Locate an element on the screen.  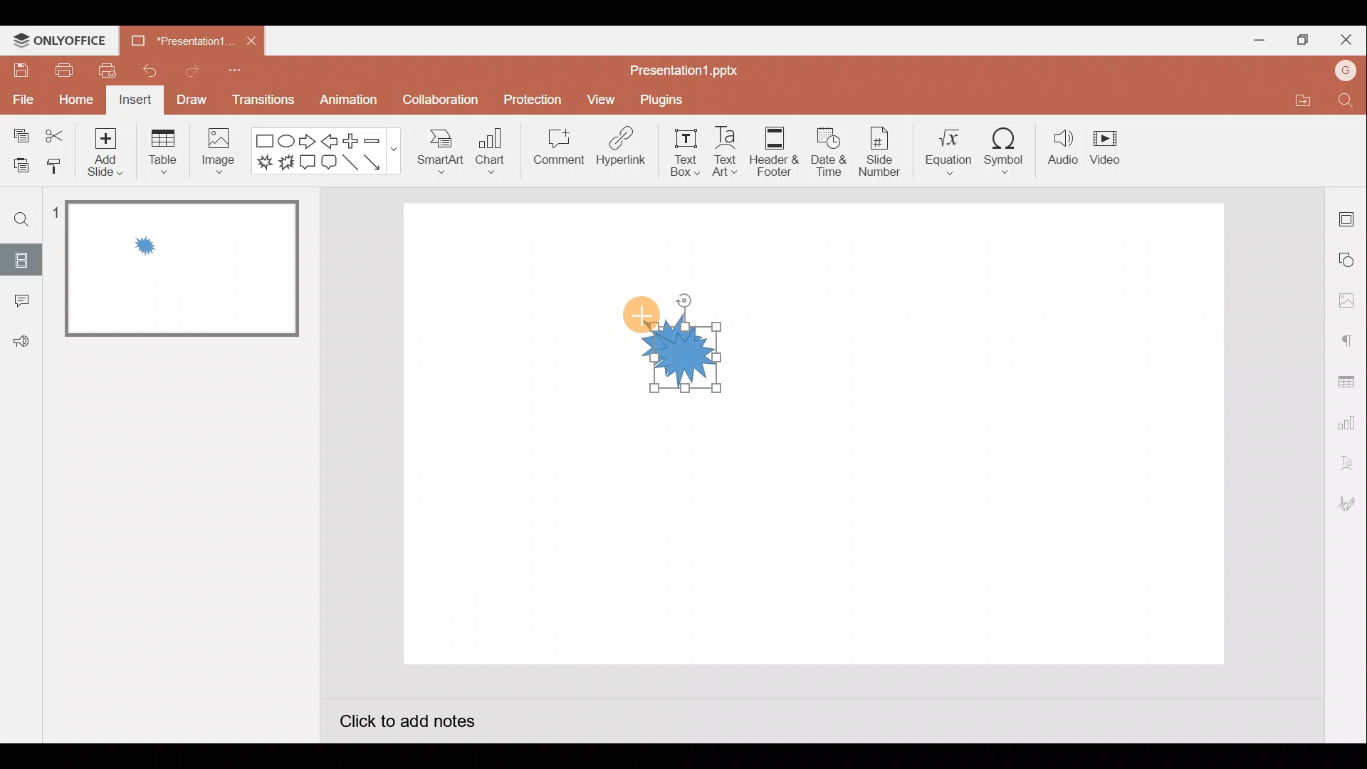
Signature settings is located at coordinates (1349, 502).